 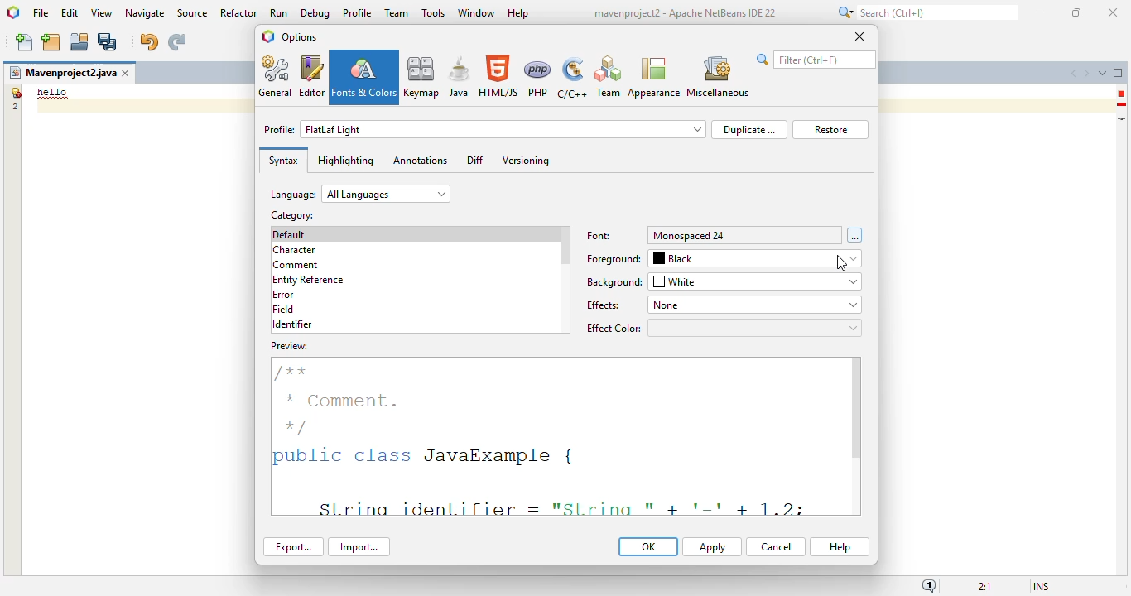 I want to click on effects: , so click(x=604, y=305).